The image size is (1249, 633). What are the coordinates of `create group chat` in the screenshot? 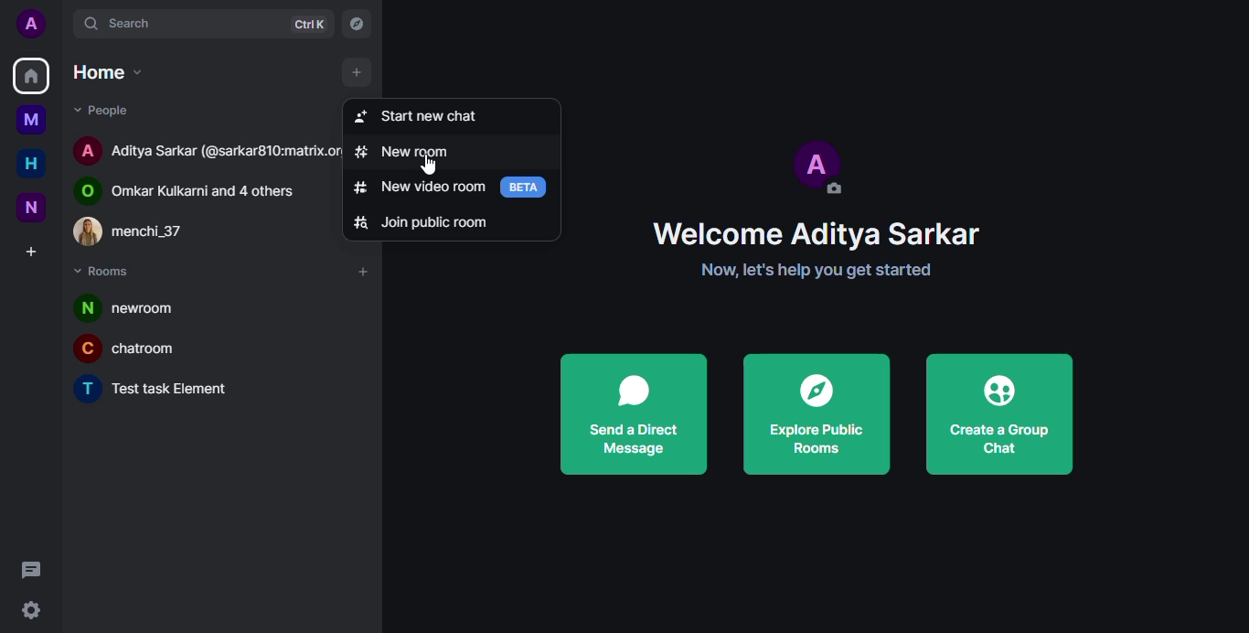 It's located at (998, 413).